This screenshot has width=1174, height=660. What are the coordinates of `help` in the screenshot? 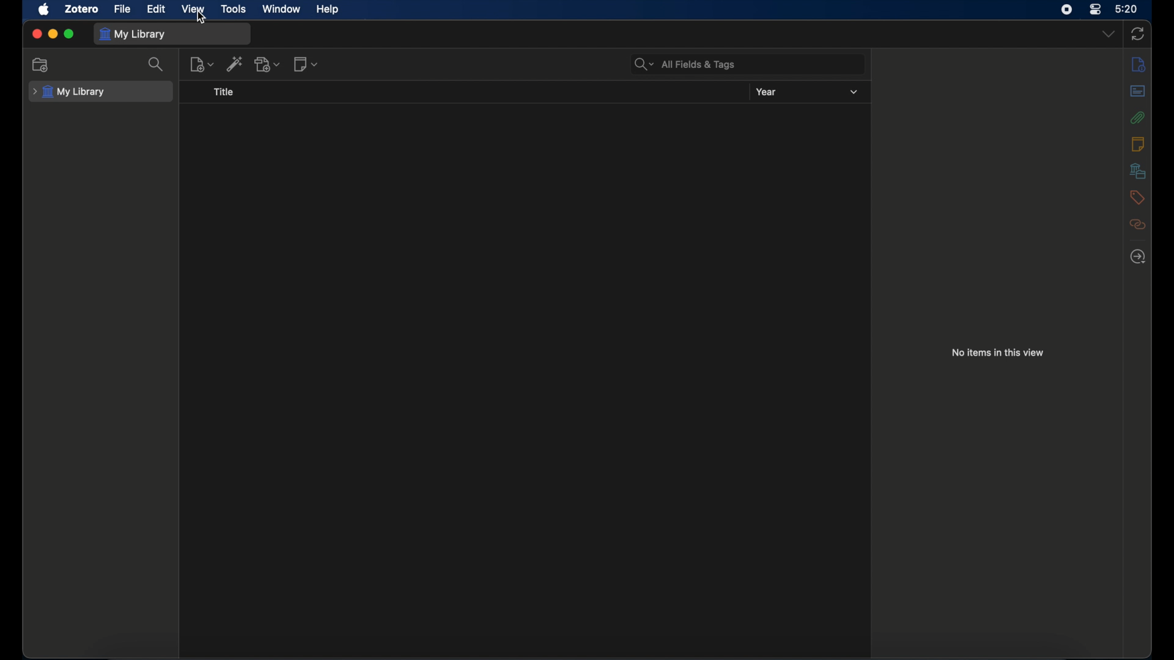 It's located at (327, 9).